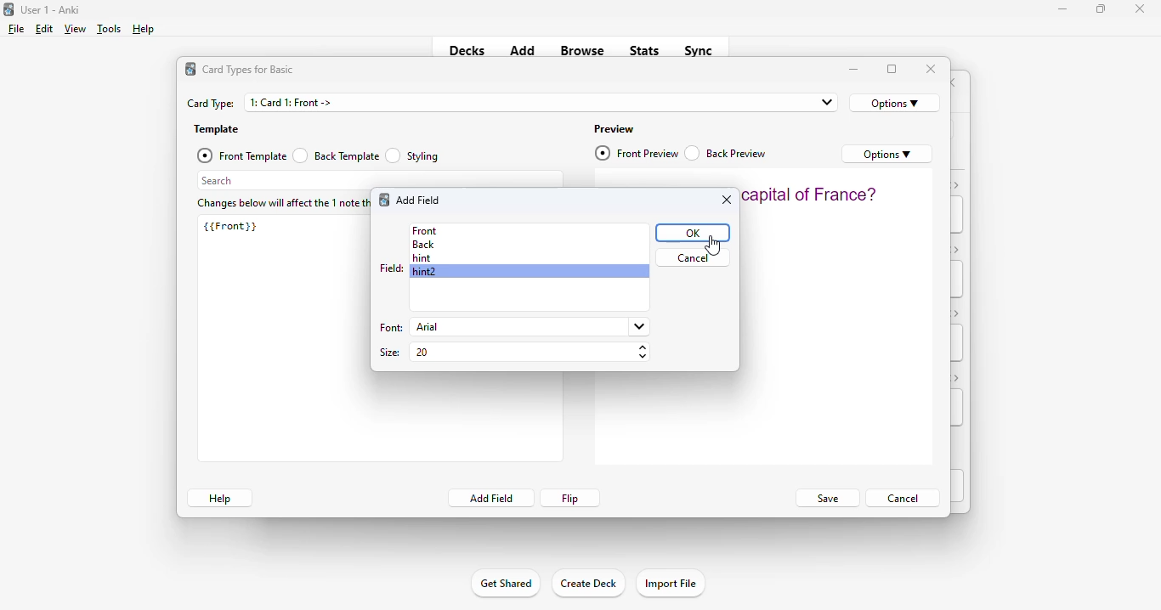 Image resolution: width=1161 pixels, height=610 pixels. Describe the element at coordinates (16, 29) in the screenshot. I see `file` at that location.